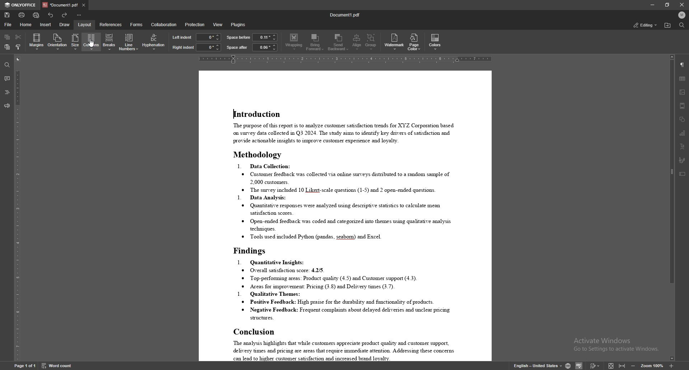 The width and height of the screenshot is (689, 370). I want to click on quick print, so click(36, 15).